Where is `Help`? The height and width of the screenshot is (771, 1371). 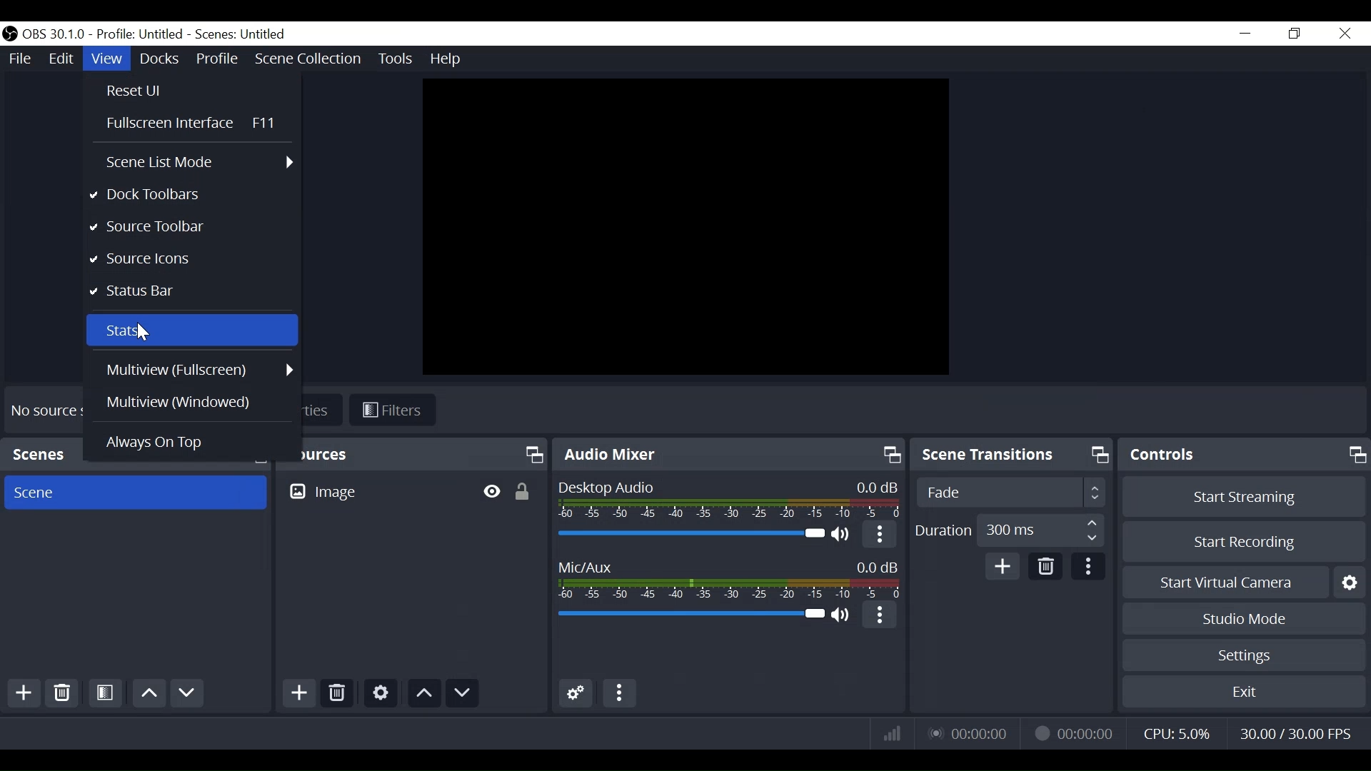
Help is located at coordinates (449, 58).